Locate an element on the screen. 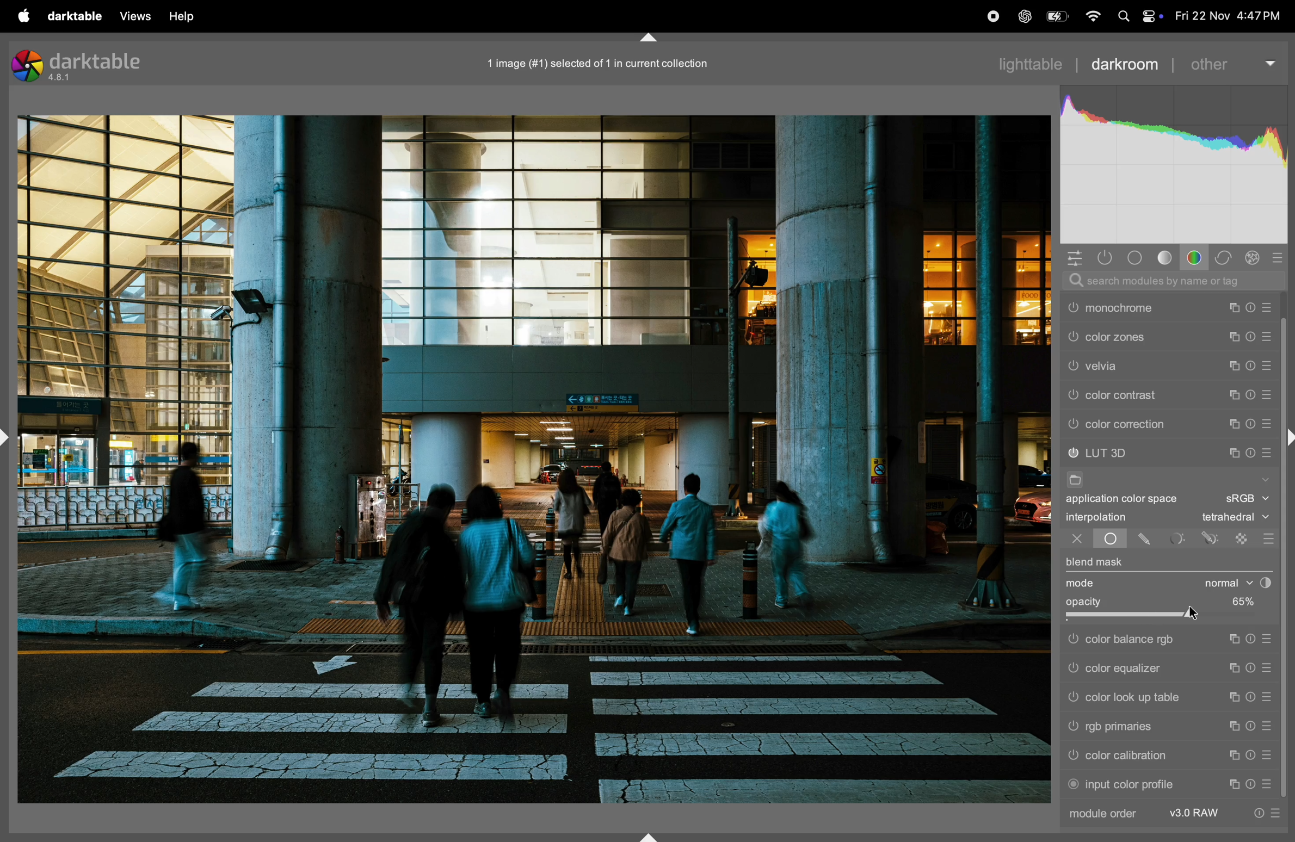  quick access panel is located at coordinates (1070, 257).